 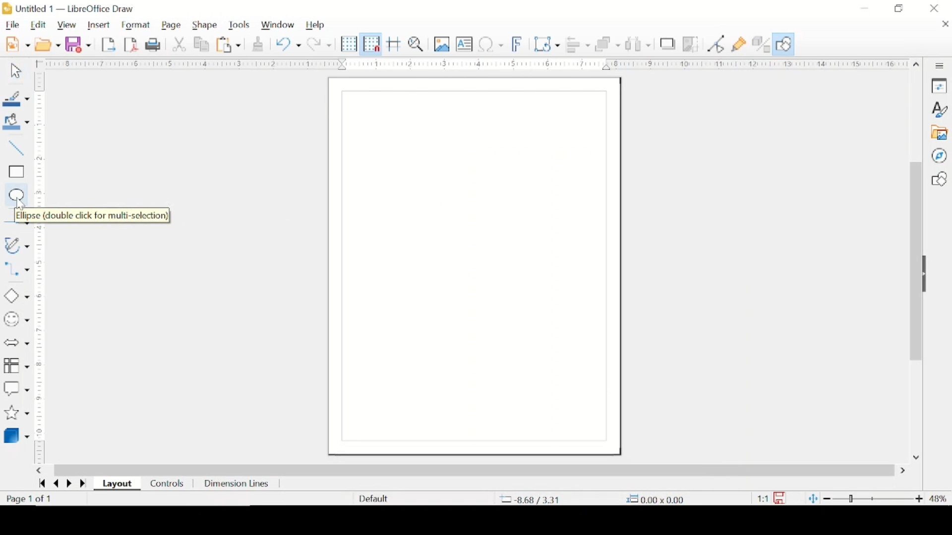 I want to click on scroll left arrow, so click(x=41, y=471).